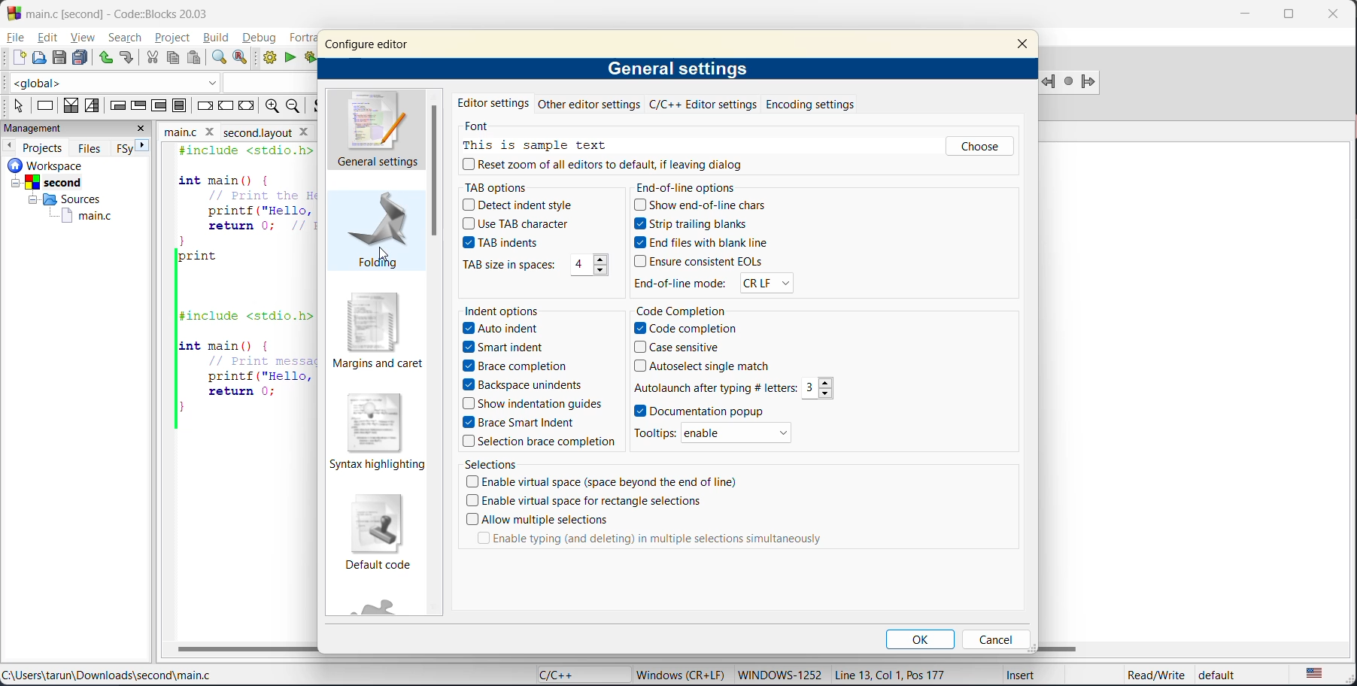 Image resolution: width=1357 pixels, height=686 pixels. I want to click on zoom in, so click(270, 107).